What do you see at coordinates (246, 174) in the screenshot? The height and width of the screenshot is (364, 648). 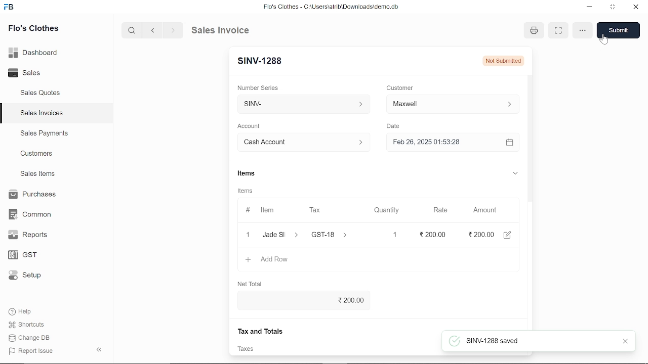 I see `Items` at bounding box center [246, 174].